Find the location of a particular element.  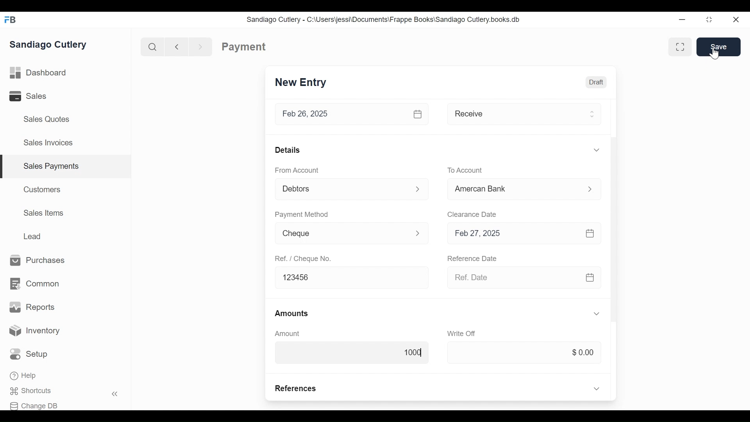

1000 is located at coordinates (351, 352).